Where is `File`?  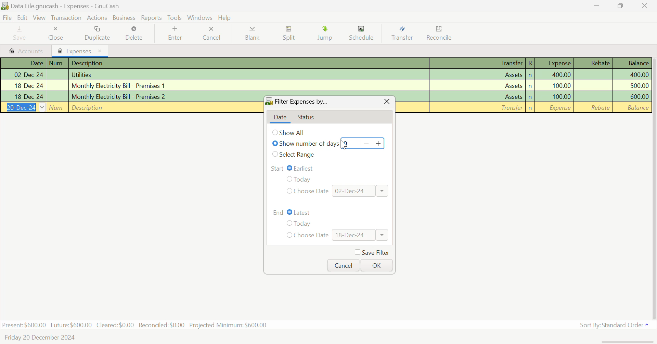
File is located at coordinates (8, 18).